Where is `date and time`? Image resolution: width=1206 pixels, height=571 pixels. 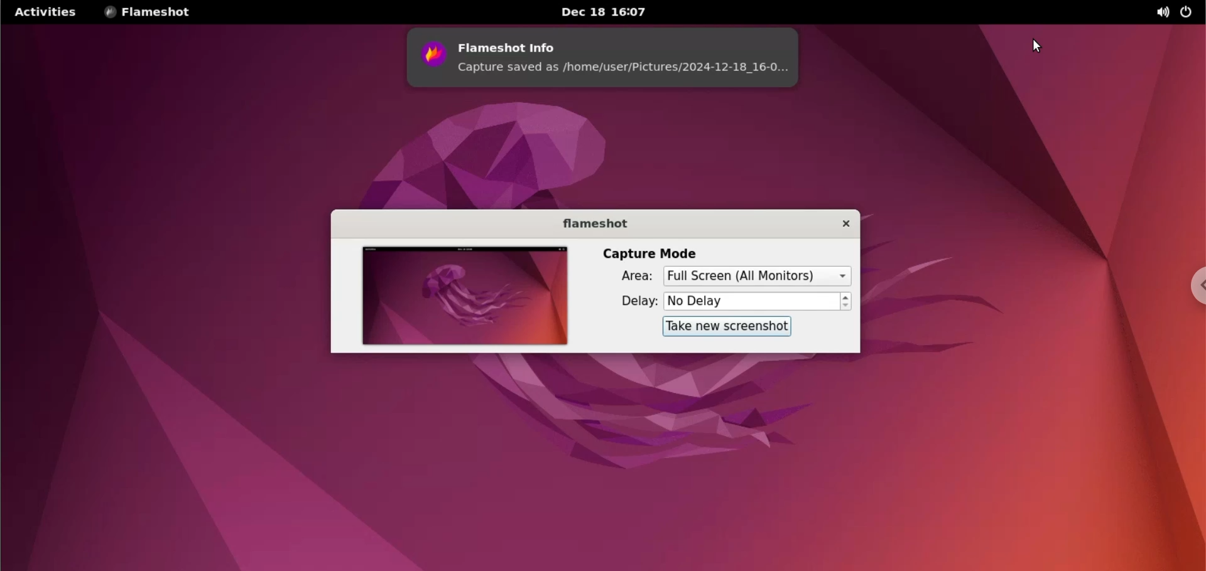 date and time is located at coordinates (610, 13).